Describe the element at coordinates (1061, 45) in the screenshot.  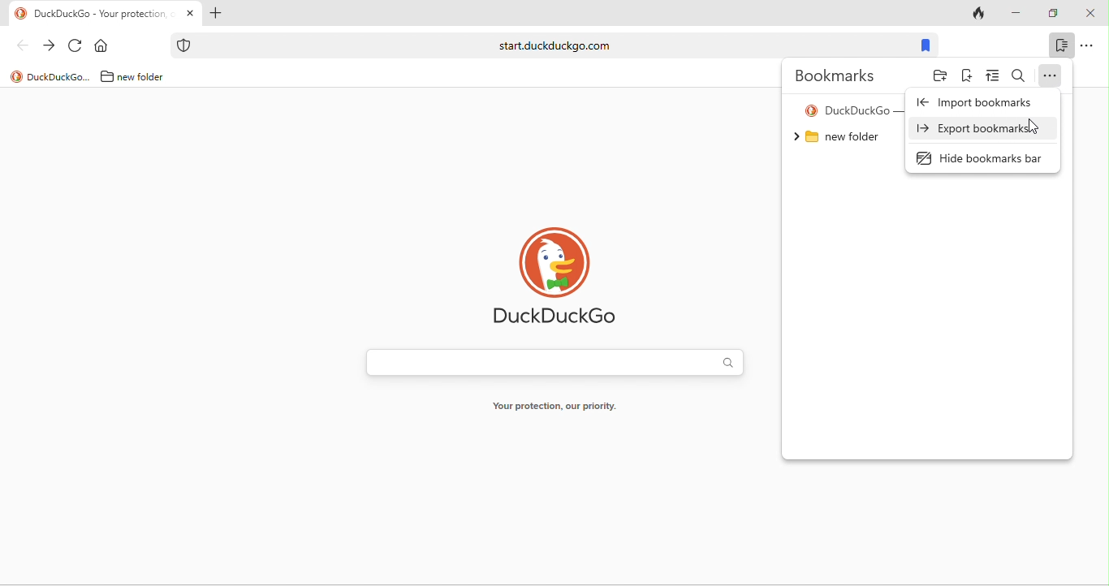
I see `bookmark` at that location.